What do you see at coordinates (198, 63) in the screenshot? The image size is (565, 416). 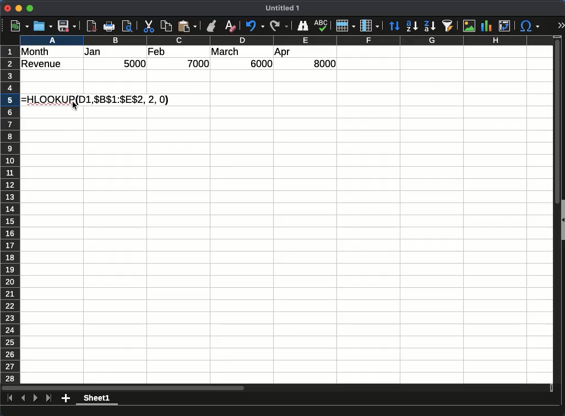 I see `7000` at bounding box center [198, 63].